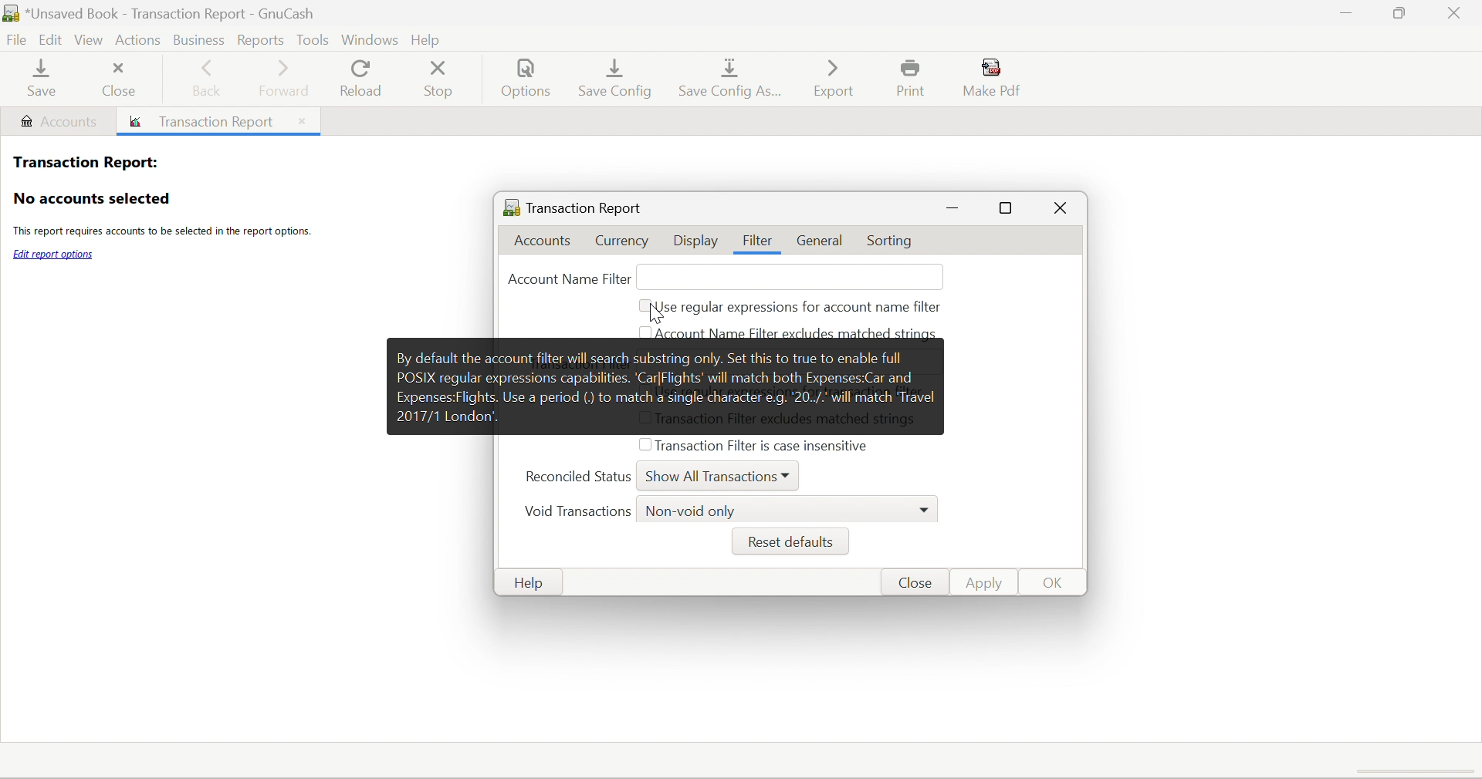 The image size is (1482, 779). I want to click on Checkbox, so click(643, 447).